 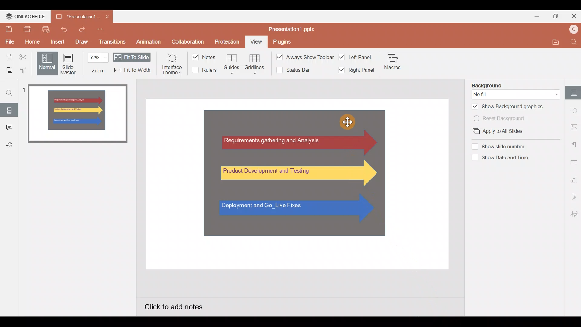 What do you see at coordinates (169, 65) in the screenshot?
I see `Interface theme` at bounding box center [169, 65].